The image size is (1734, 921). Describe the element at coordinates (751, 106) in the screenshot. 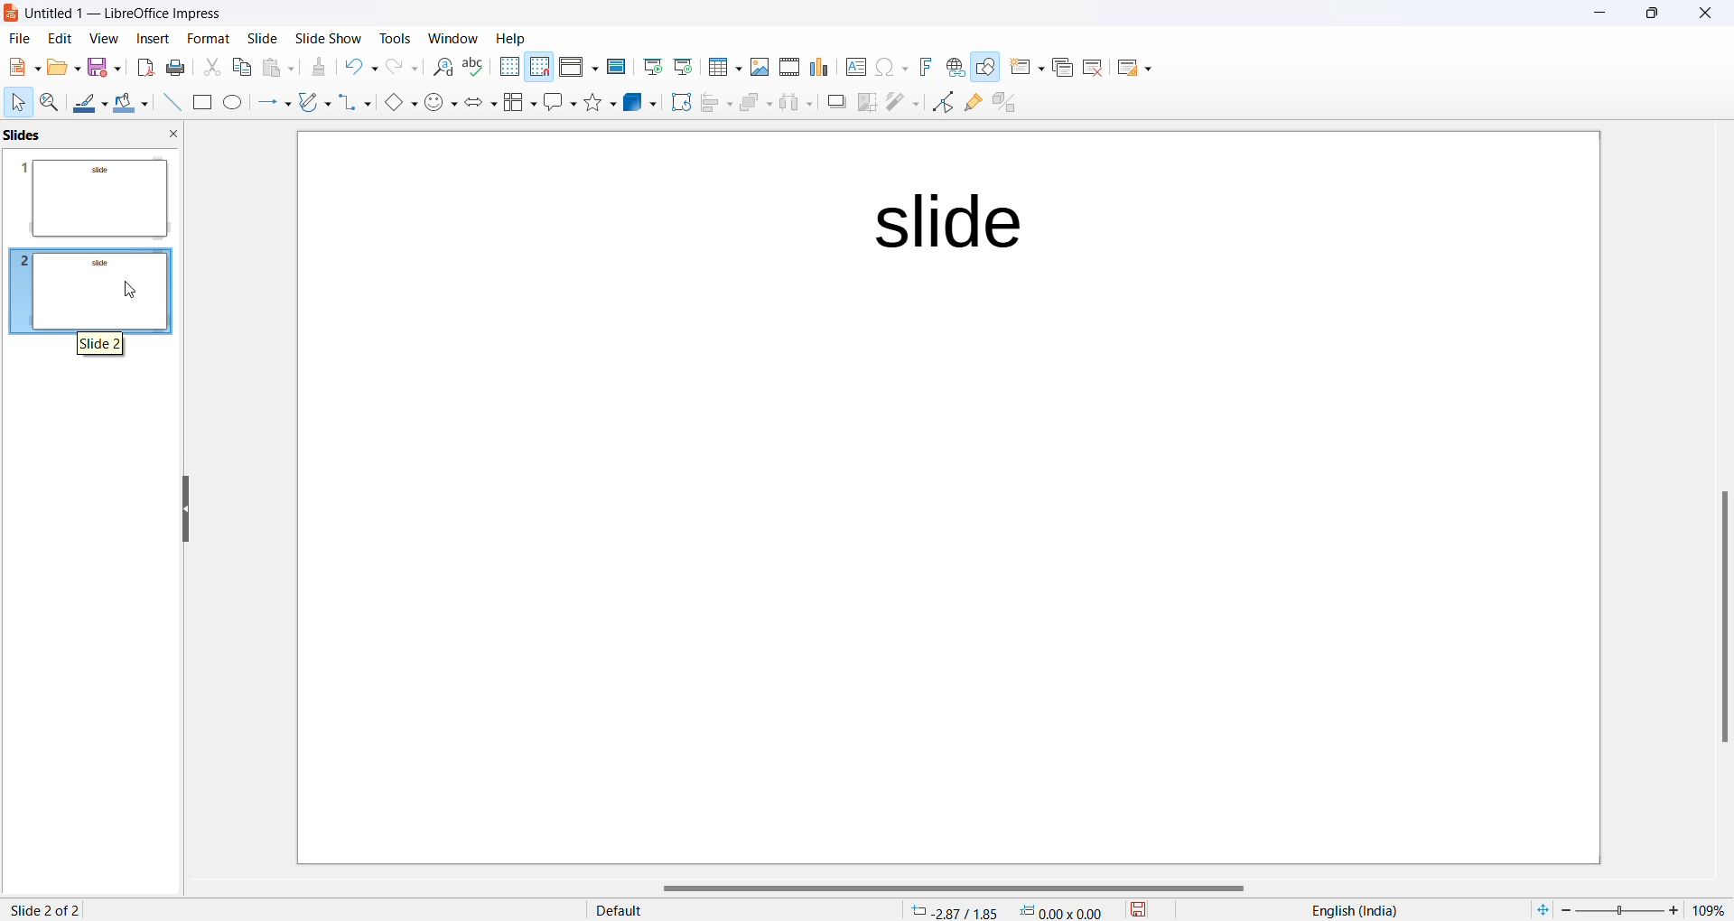

I see `Arrange` at that location.